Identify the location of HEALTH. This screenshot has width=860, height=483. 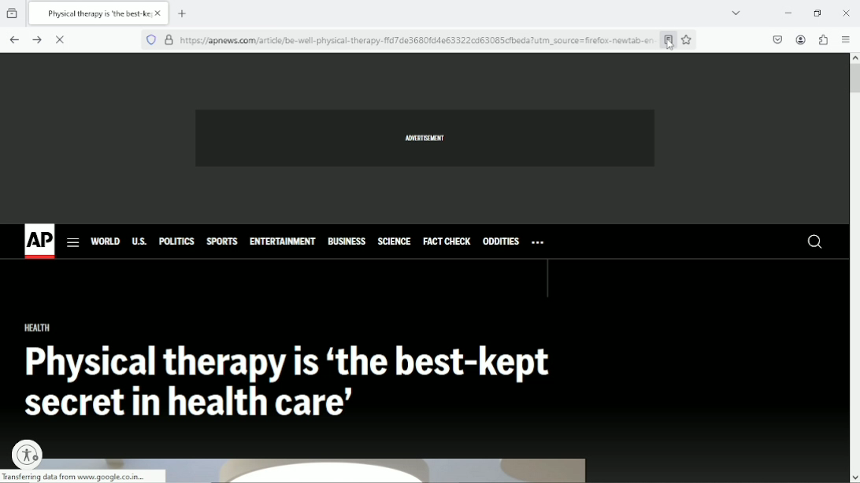
(35, 329).